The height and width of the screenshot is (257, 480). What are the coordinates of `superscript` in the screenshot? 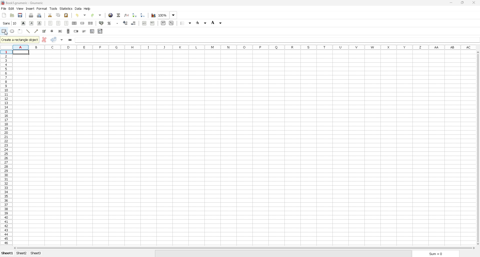 It's located at (163, 23).